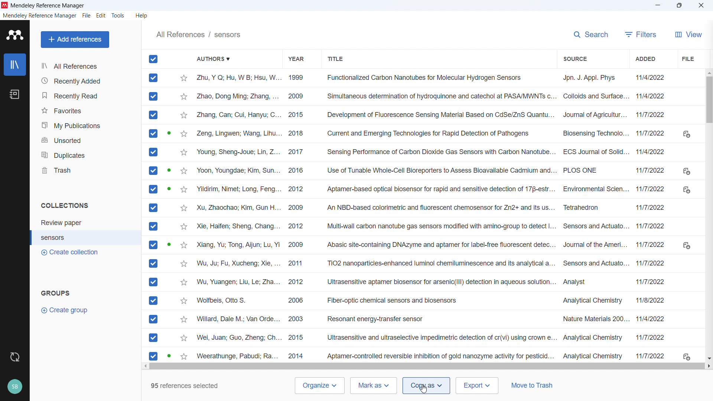 The width and height of the screenshot is (713, 401). I want to click on unsorted, so click(85, 139).